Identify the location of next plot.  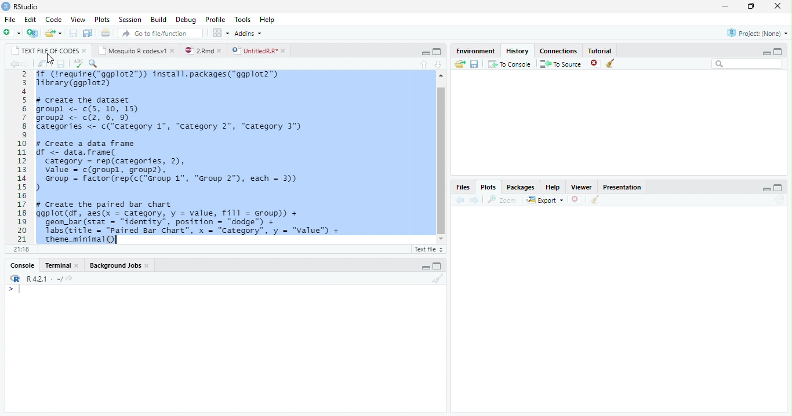
(477, 200).